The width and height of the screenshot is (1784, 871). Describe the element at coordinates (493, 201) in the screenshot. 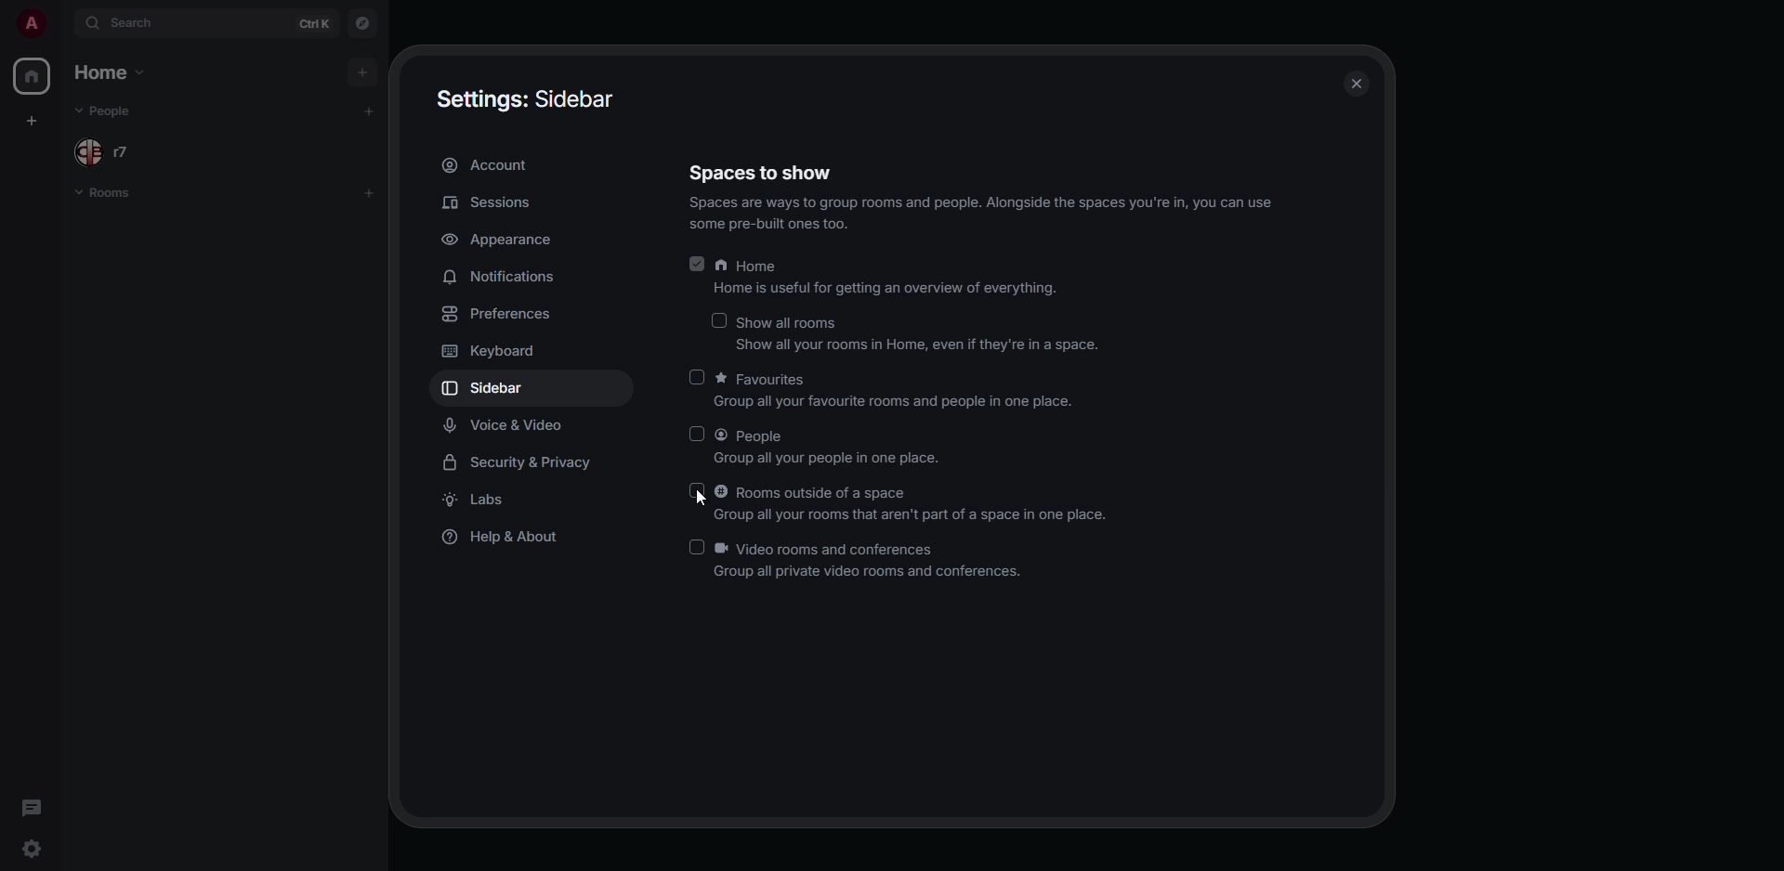

I see `sessions` at that location.